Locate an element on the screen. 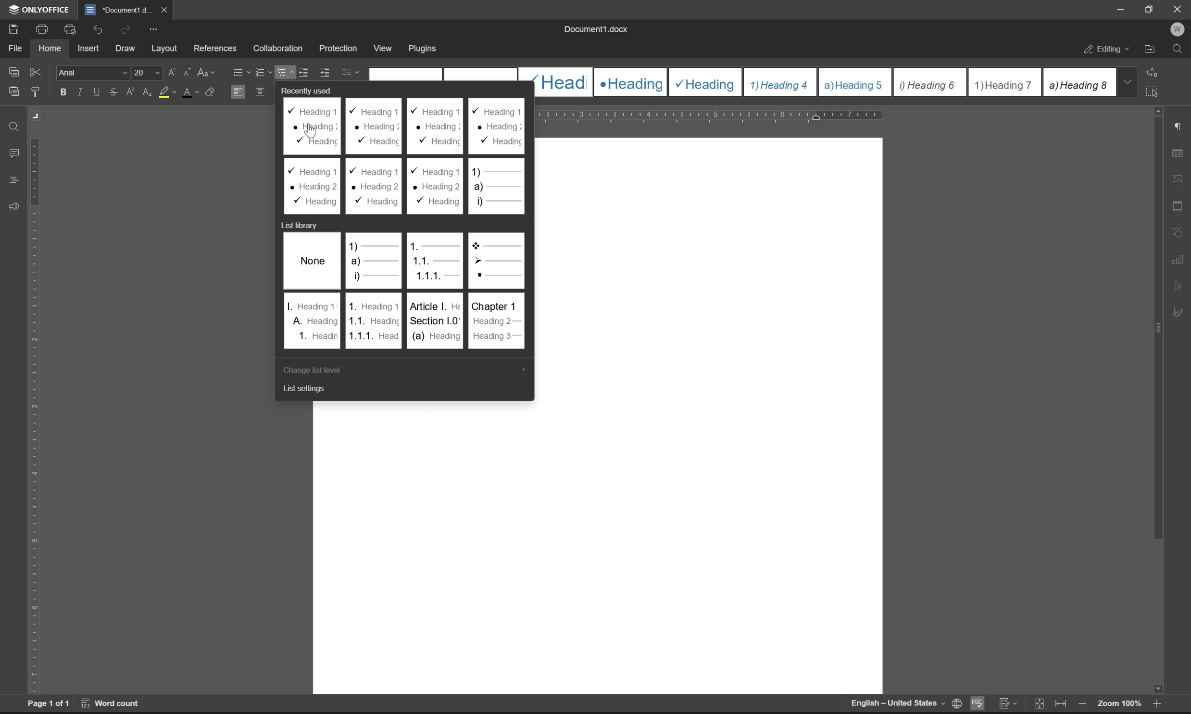  W is located at coordinates (1179, 29).